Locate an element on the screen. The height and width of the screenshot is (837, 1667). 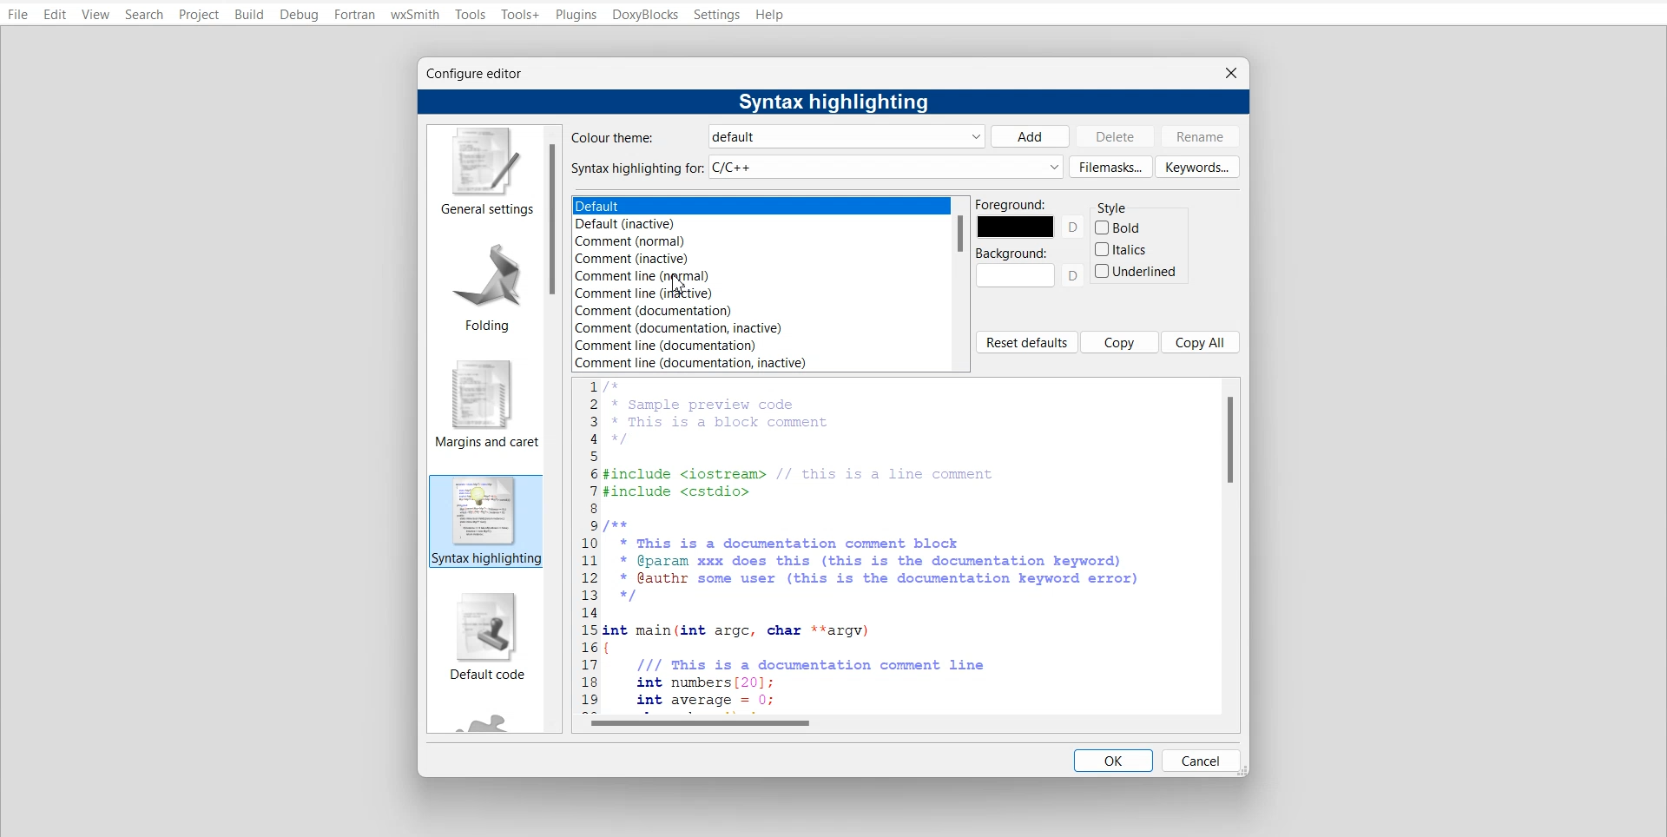
Search is located at coordinates (145, 14).